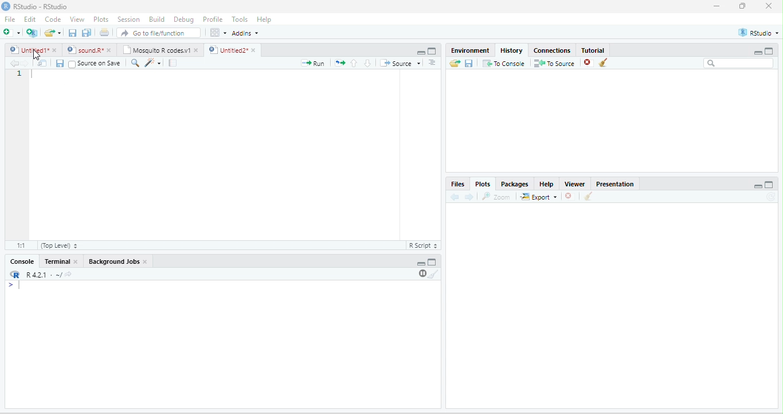 This screenshot has width=783, height=414. What do you see at coordinates (59, 246) in the screenshot?
I see `Top Level` at bounding box center [59, 246].